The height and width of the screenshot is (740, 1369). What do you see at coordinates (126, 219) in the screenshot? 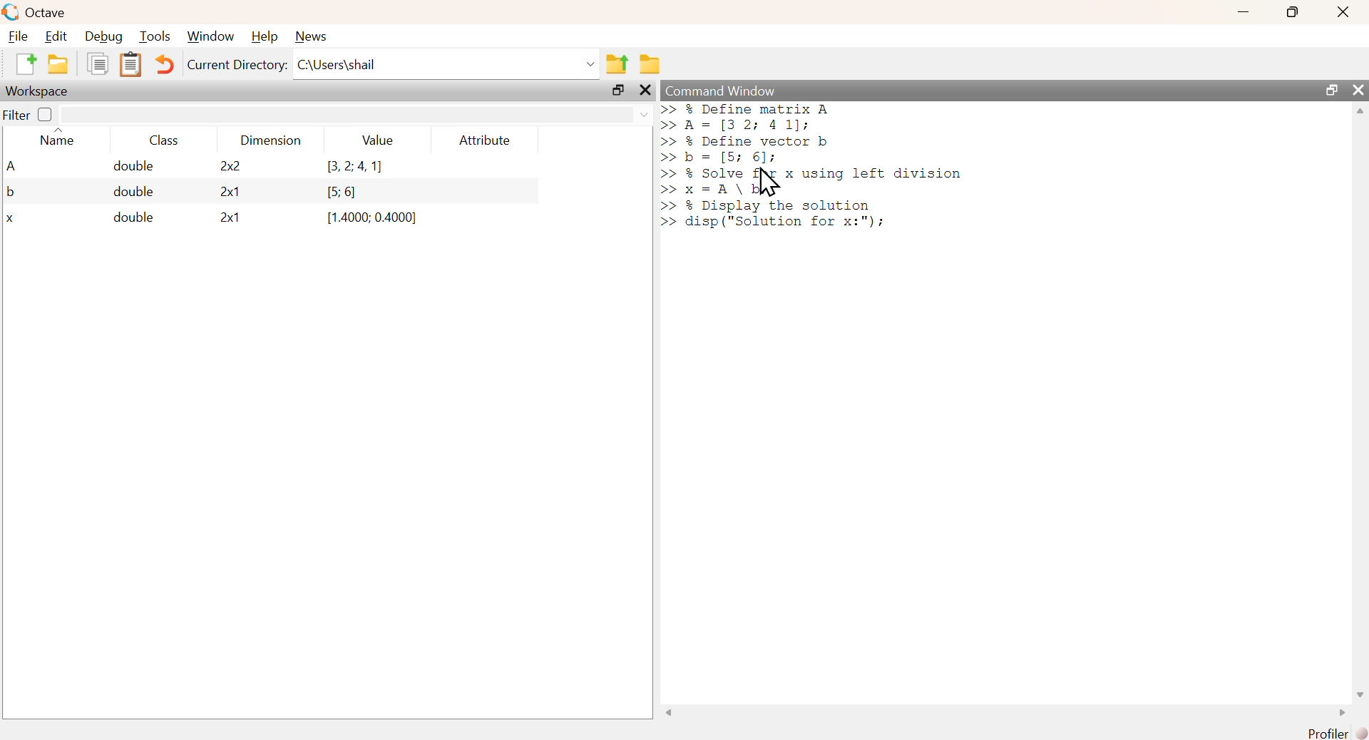
I see `double` at bounding box center [126, 219].